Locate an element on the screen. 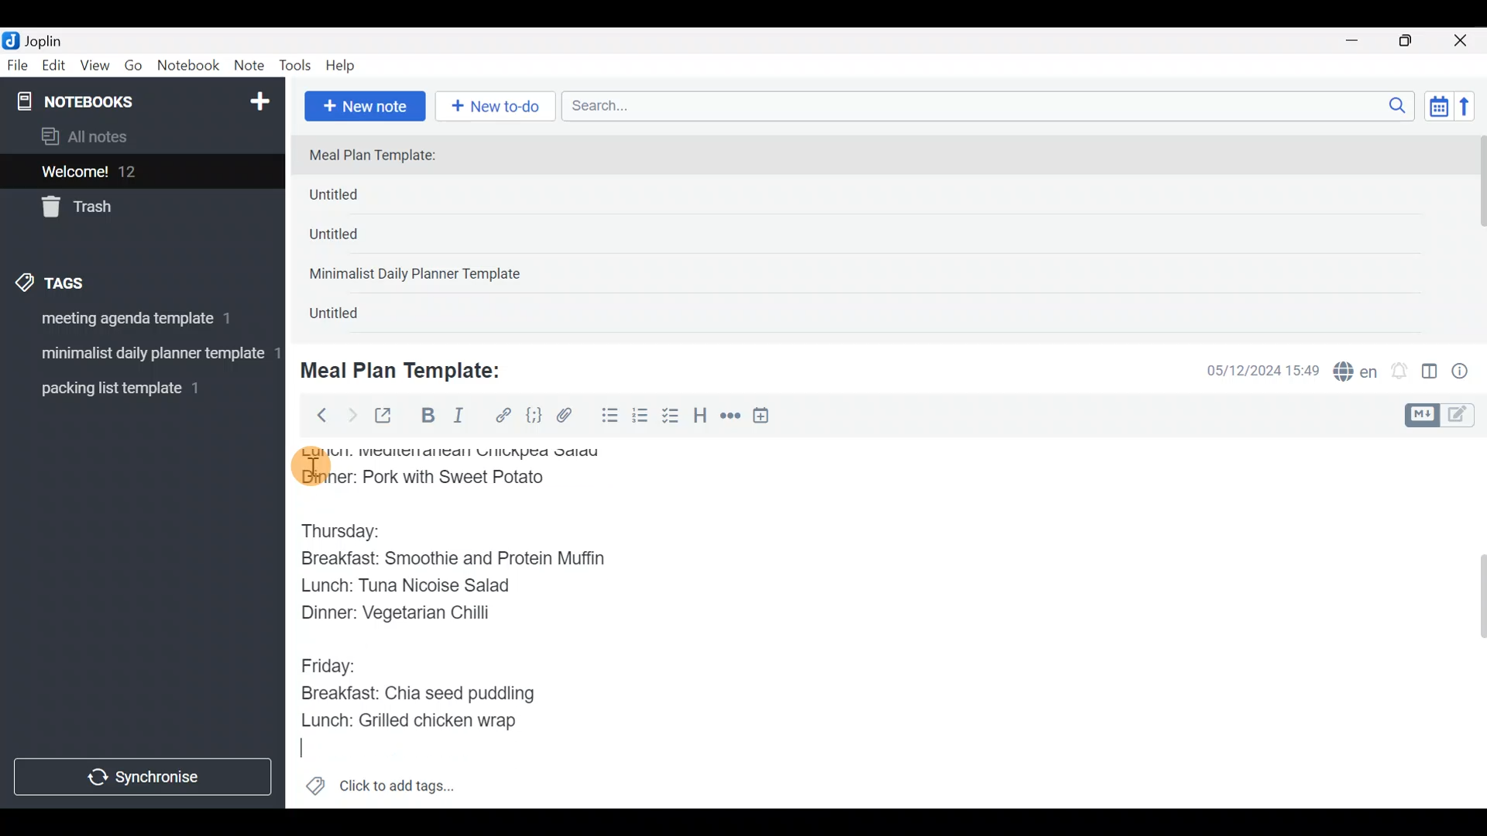 This screenshot has height=836, width=1487. Date & time is located at coordinates (1251, 370).